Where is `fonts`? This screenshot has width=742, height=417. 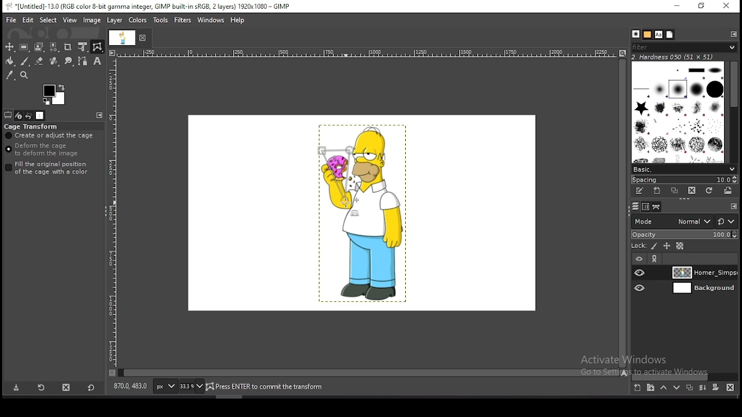
fonts is located at coordinates (658, 34).